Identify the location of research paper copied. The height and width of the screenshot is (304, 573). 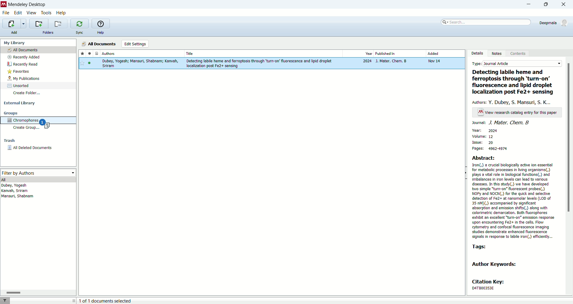
(49, 125).